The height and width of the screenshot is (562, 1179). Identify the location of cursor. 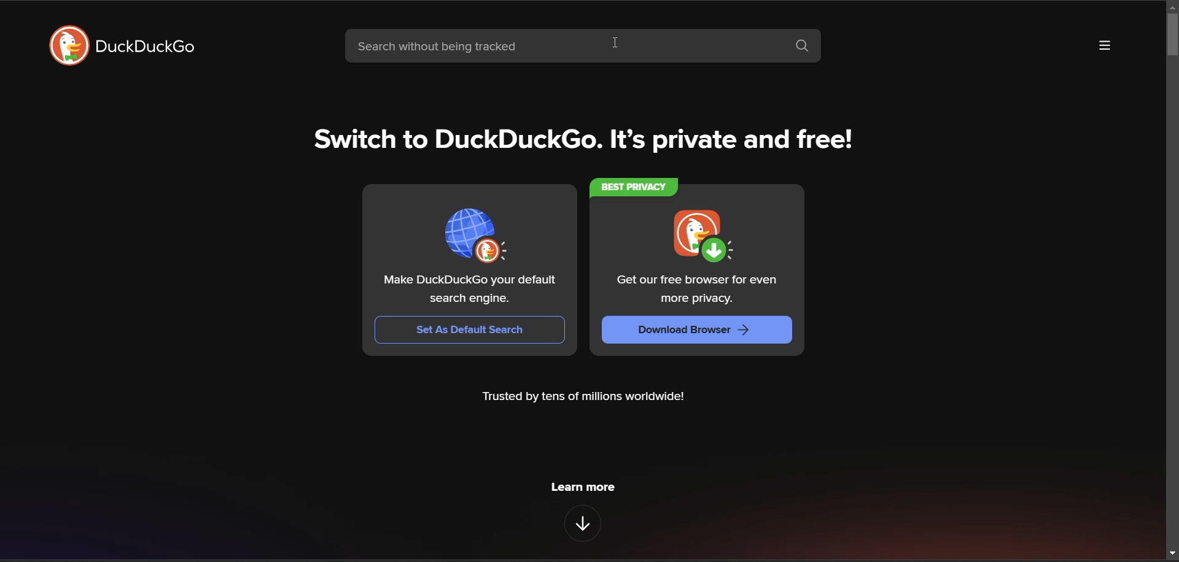
(612, 44).